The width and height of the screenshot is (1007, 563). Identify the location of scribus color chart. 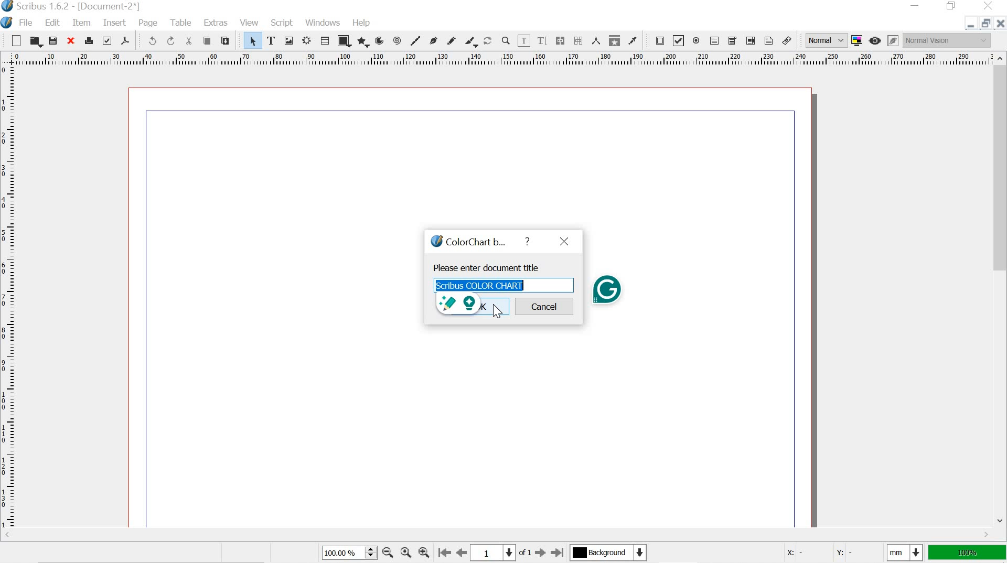
(504, 285).